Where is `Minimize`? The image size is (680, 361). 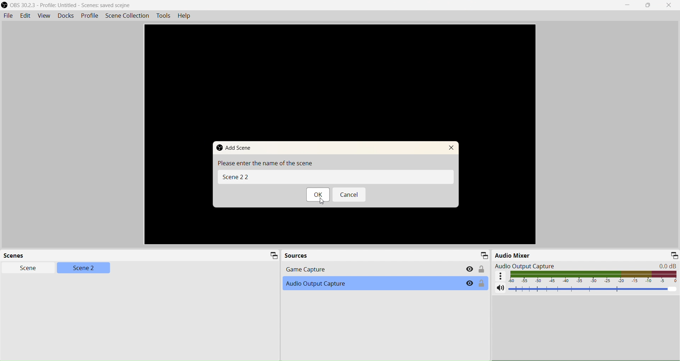 Minimize is located at coordinates (483, 255).